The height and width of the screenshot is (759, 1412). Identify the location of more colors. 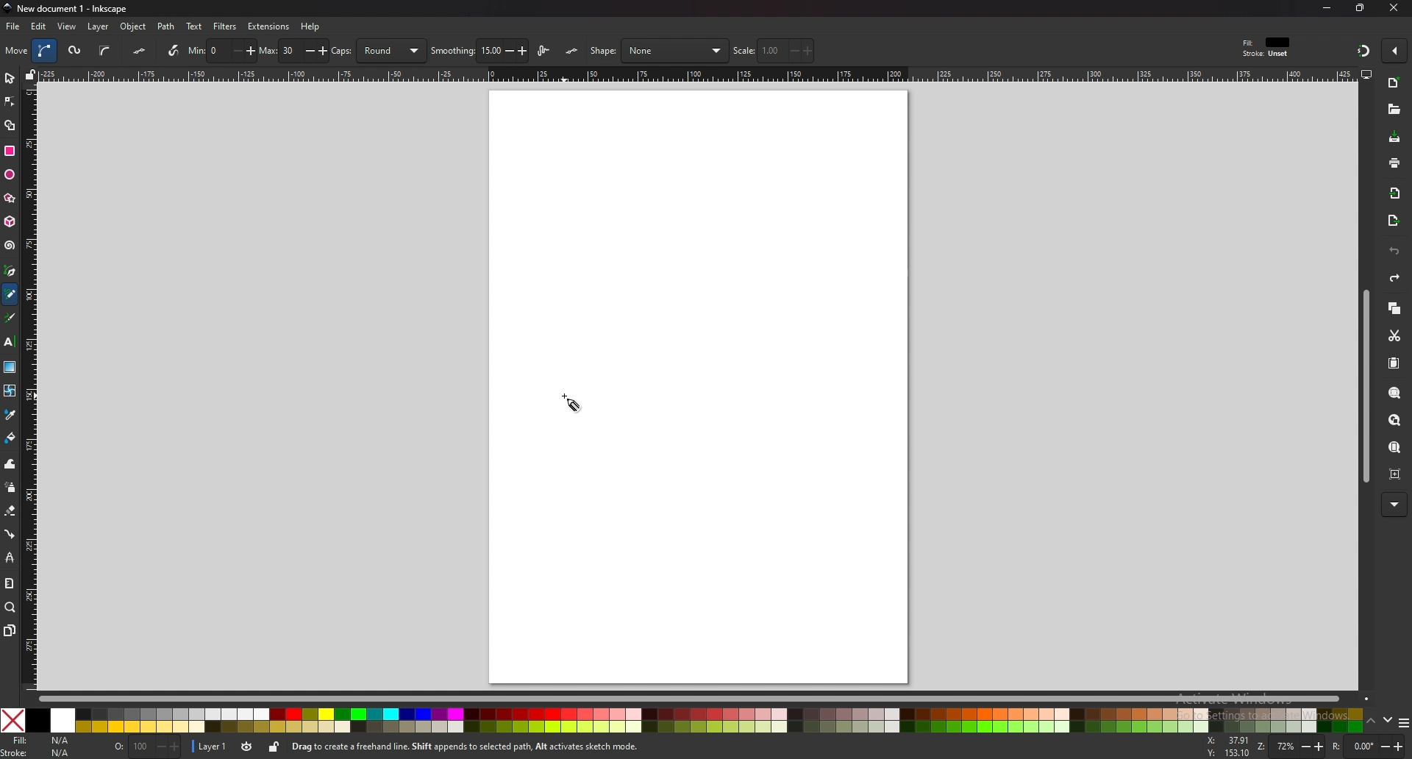
(1403, 723).